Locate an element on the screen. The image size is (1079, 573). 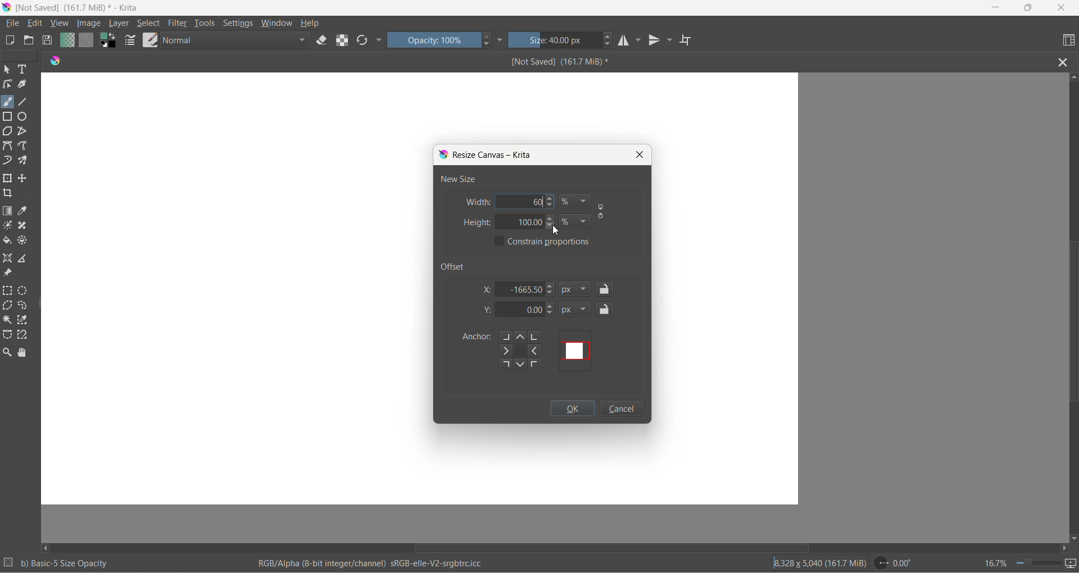
measure the distance between two points is located at coordinates (26, 259).